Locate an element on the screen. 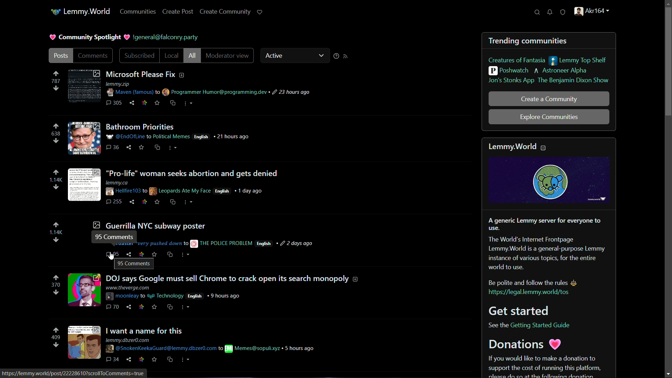  unread reports is located at coordinates (563, 13).